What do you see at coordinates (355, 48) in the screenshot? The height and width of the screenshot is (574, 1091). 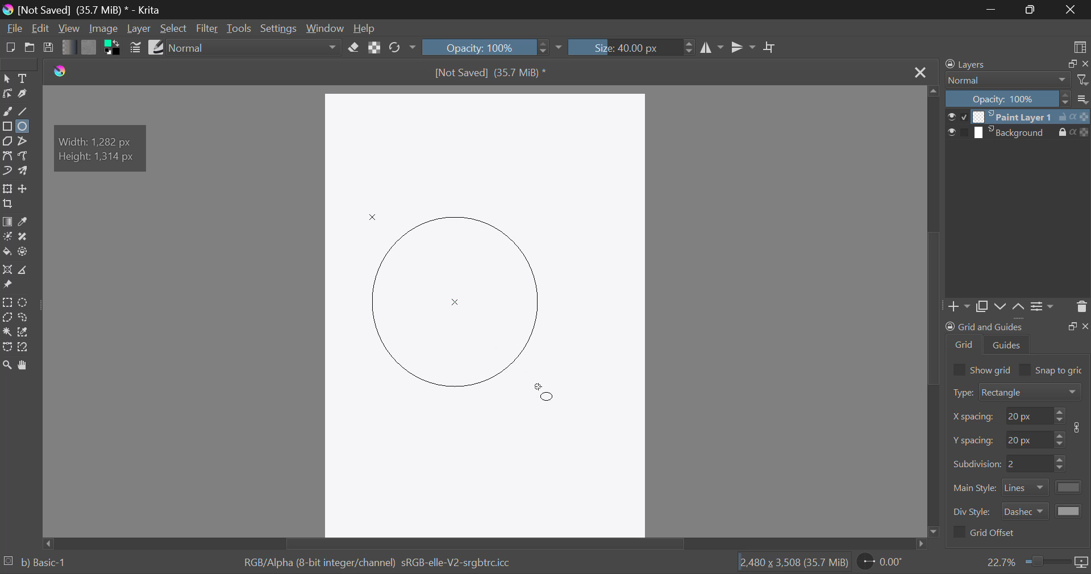 I see `Eraser` at bounding box center [355, 48].